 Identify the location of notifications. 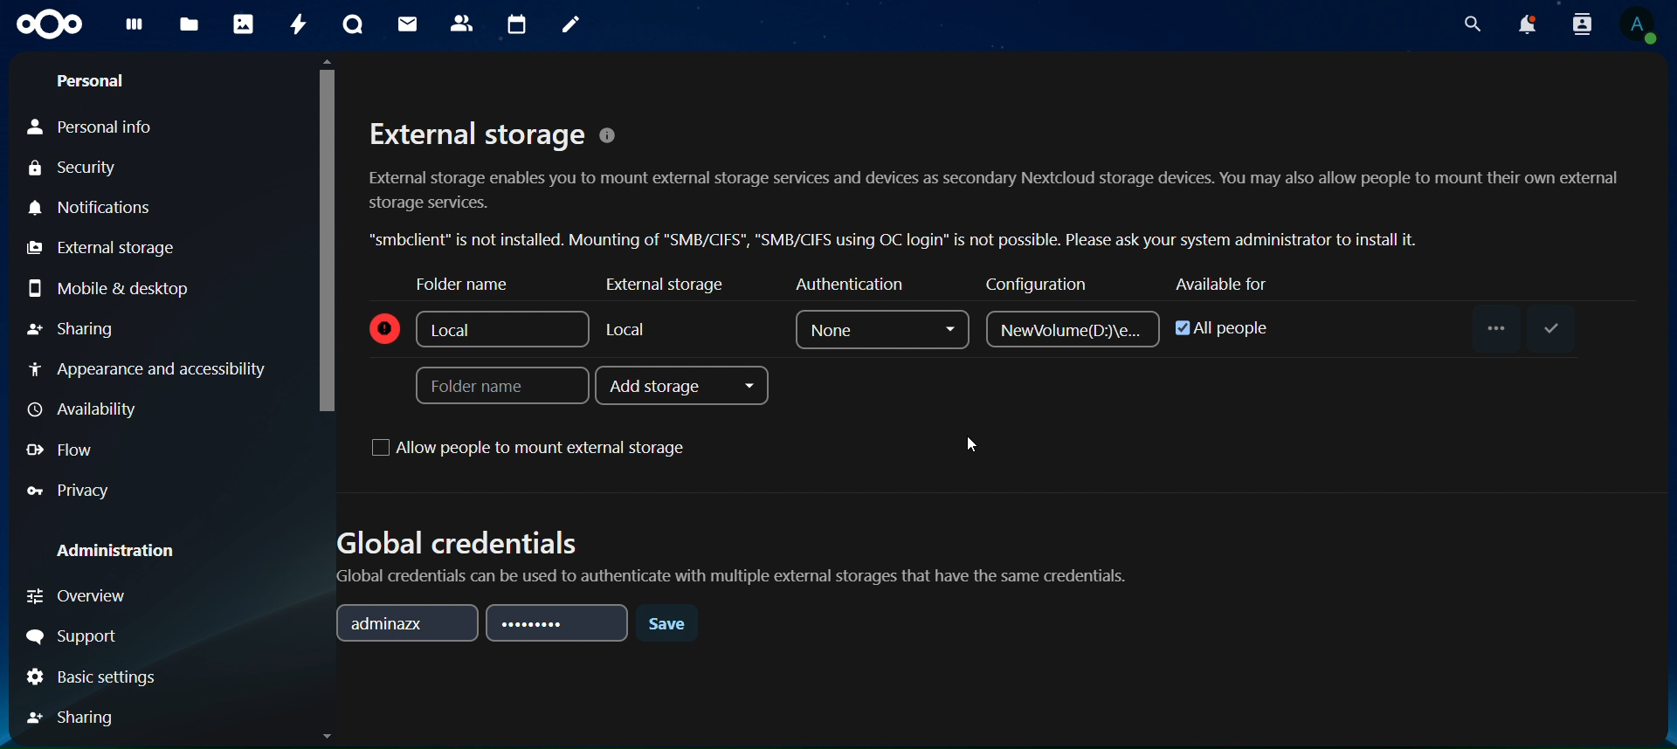
(1529, 24).